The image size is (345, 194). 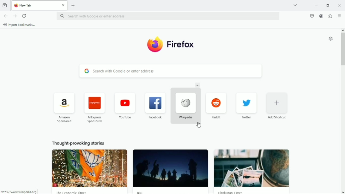 I want to click on account, so click(x=320, y=16).